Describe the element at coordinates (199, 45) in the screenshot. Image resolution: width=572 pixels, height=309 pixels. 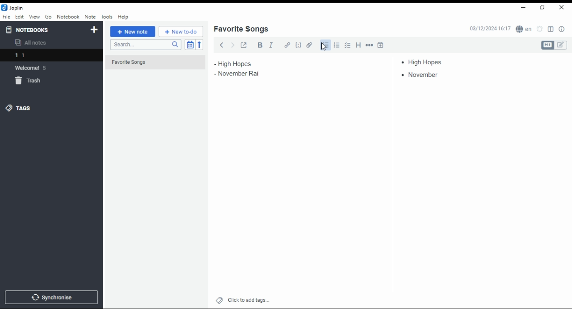
I see `reverse sort order` at that location.